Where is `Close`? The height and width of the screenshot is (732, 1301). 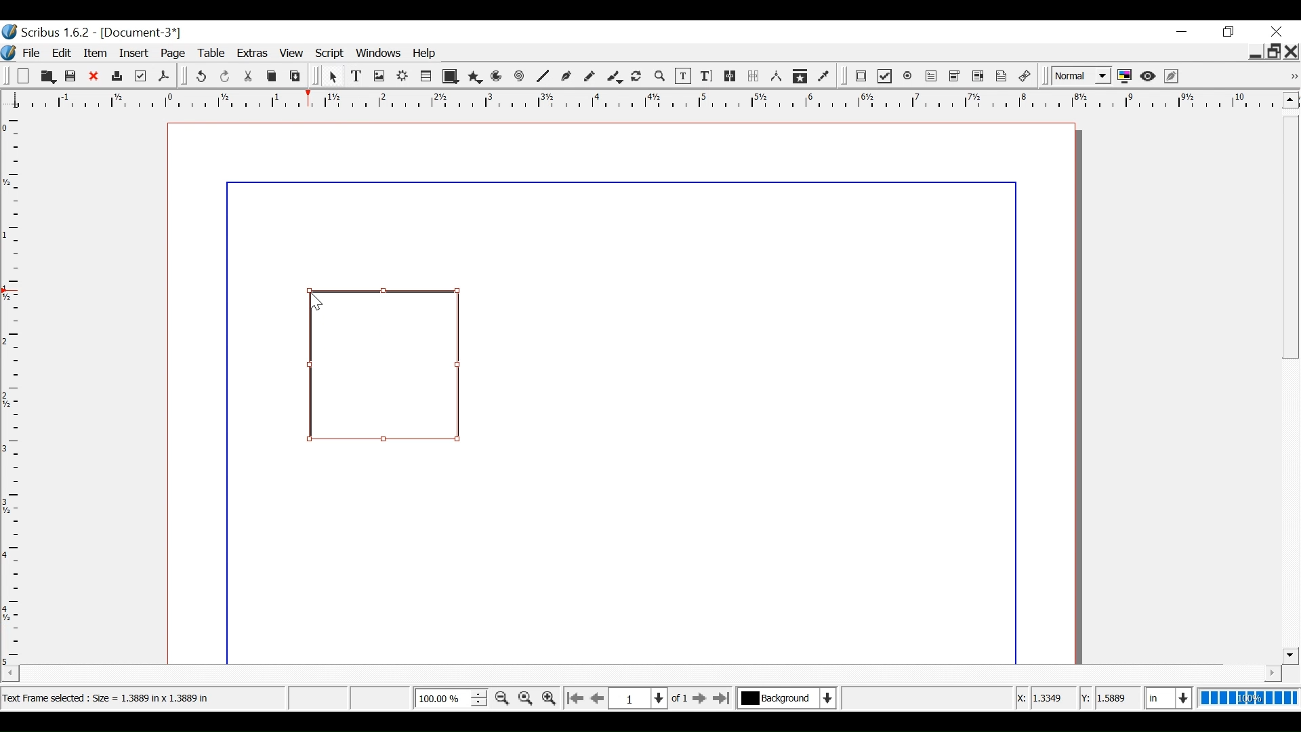 Close is located at coordinates (95, 76).